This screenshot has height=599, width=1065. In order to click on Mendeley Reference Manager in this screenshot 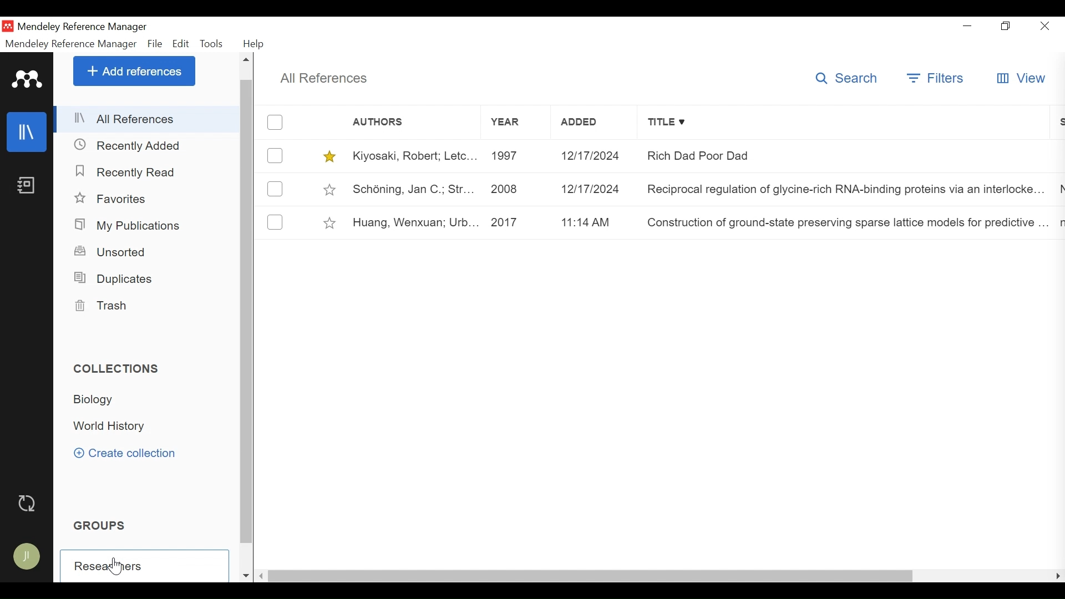, I will do `click(72, 44)`.